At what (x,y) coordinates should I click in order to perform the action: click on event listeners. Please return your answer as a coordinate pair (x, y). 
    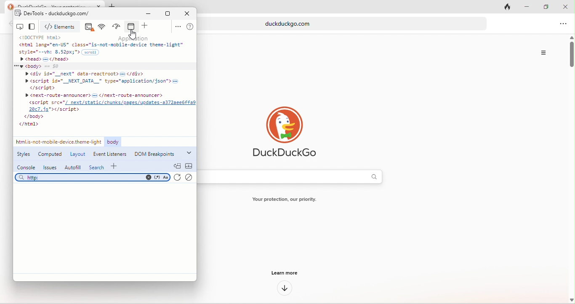
    Looking at the image, I should click on (109, 155).